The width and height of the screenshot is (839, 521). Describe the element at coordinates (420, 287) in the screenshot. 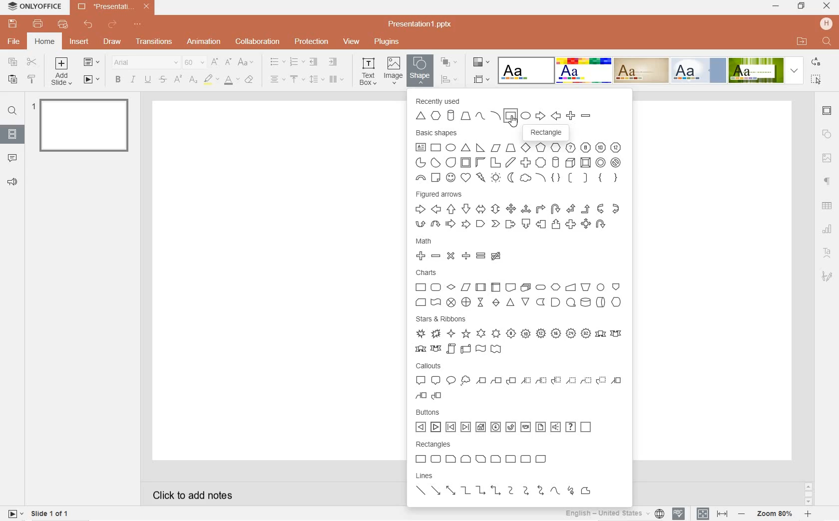

I see `Process` at that location.